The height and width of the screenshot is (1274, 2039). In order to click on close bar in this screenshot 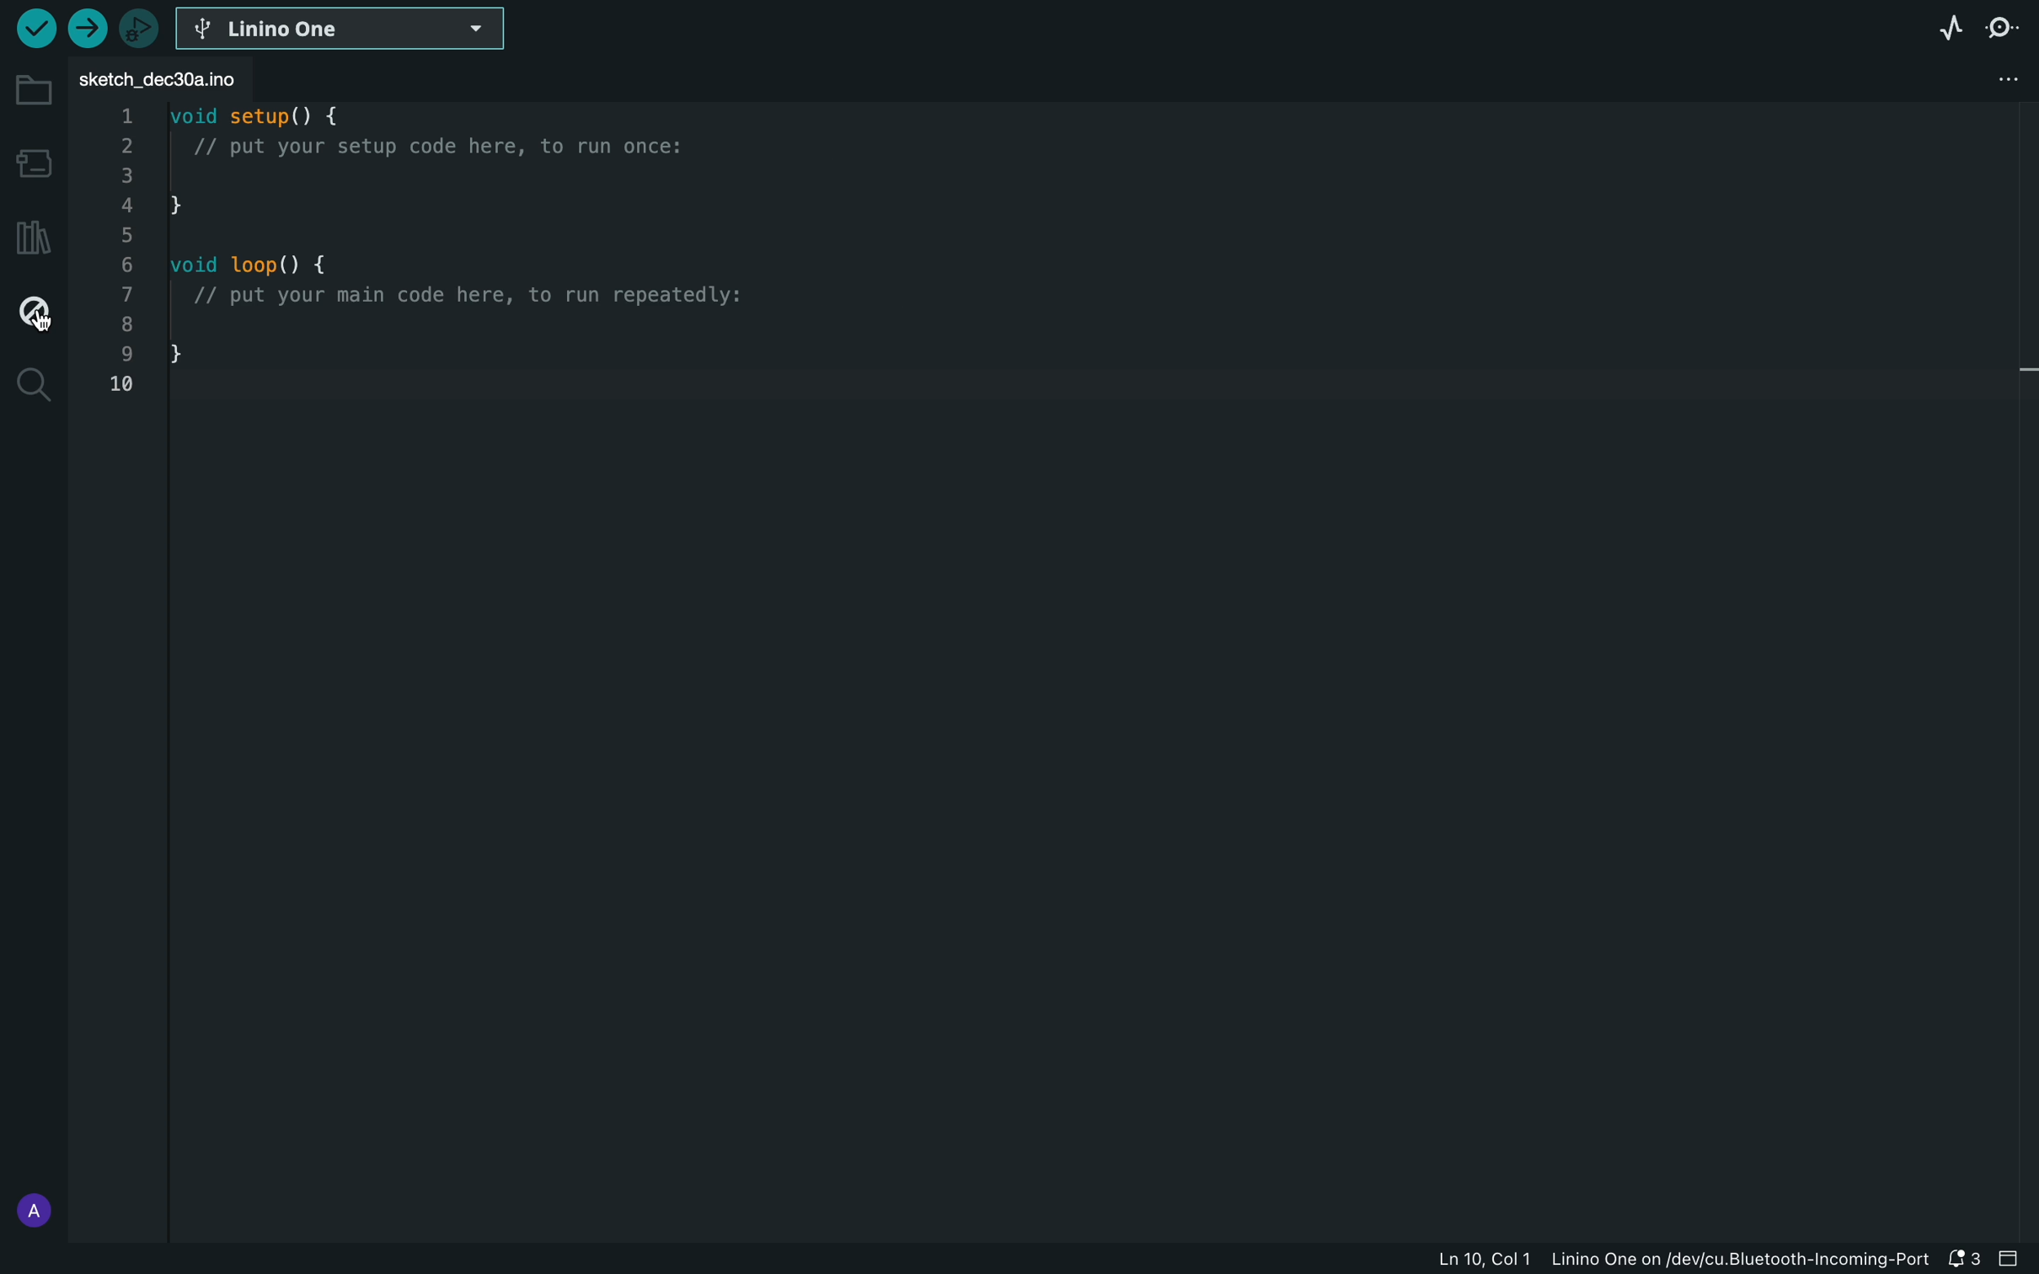, I will do `click(2014, 1260)`.